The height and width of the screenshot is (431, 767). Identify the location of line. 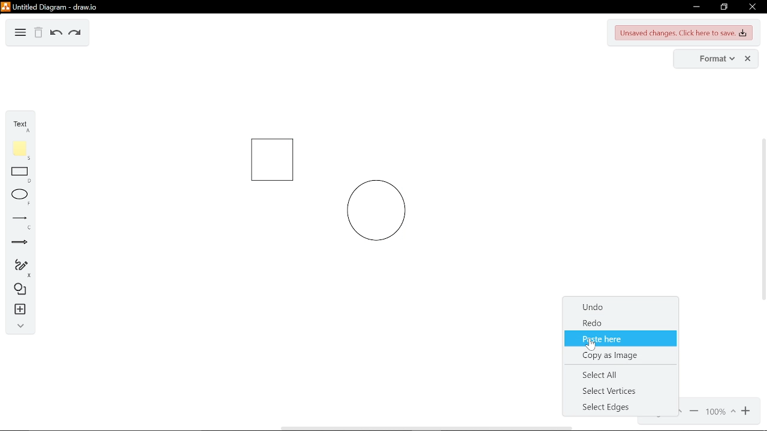
(19, 221).